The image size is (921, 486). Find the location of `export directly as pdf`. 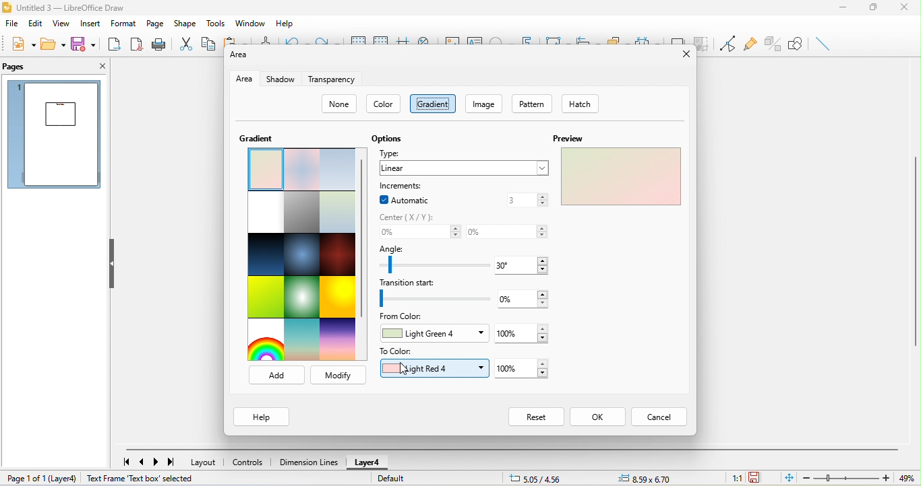

export directly as pdf is located at coordinates (138, 46).